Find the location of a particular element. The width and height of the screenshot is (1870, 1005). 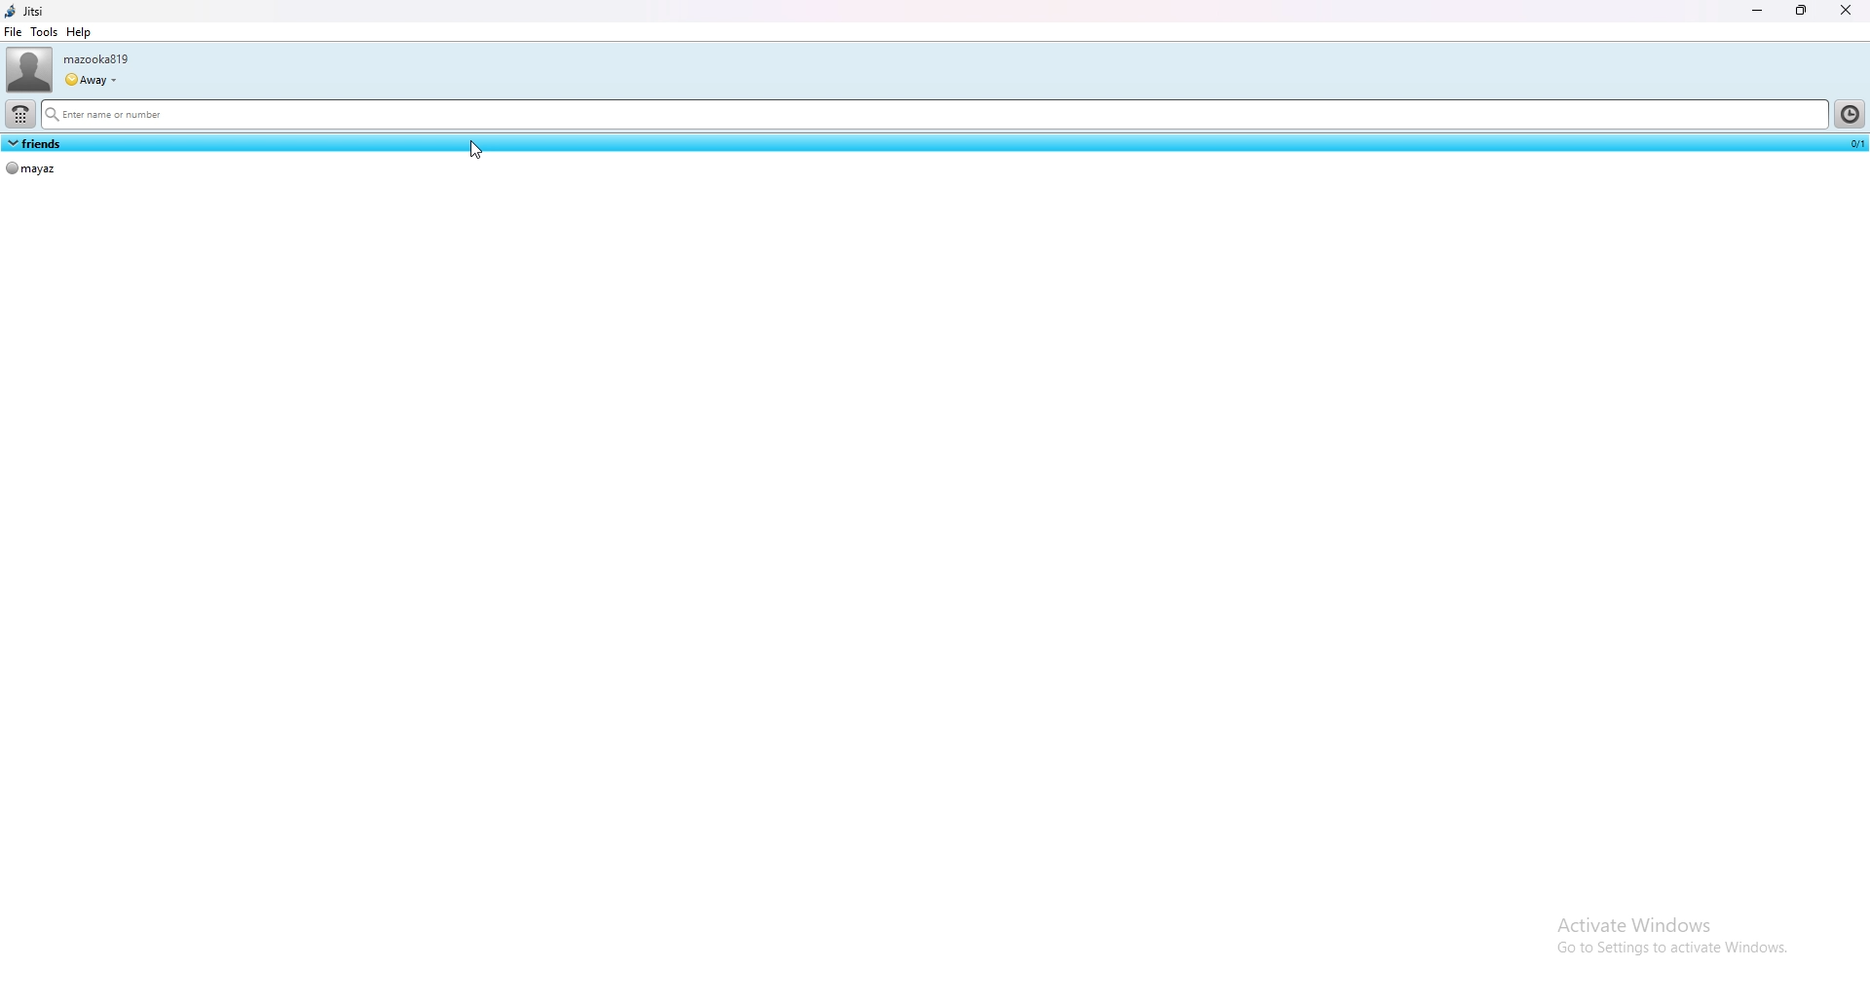

history is located at coordinates (1851, 114).